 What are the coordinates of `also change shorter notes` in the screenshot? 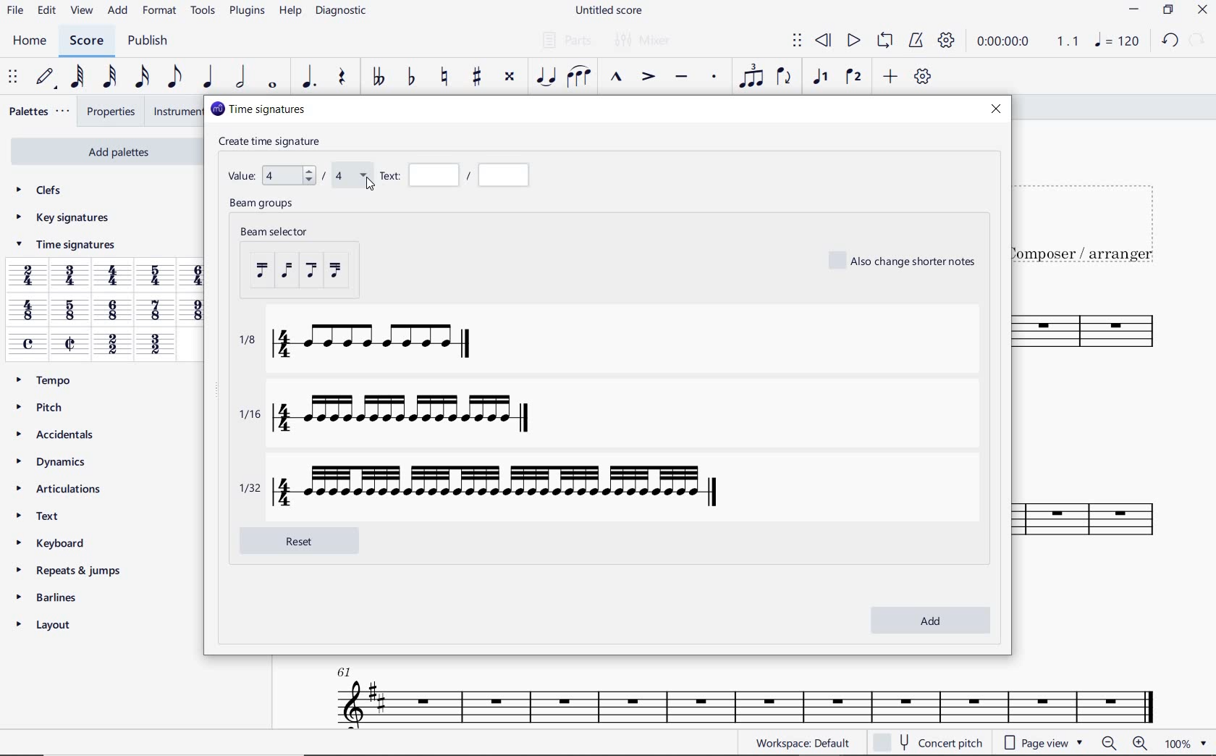 It's located at (904, 260).